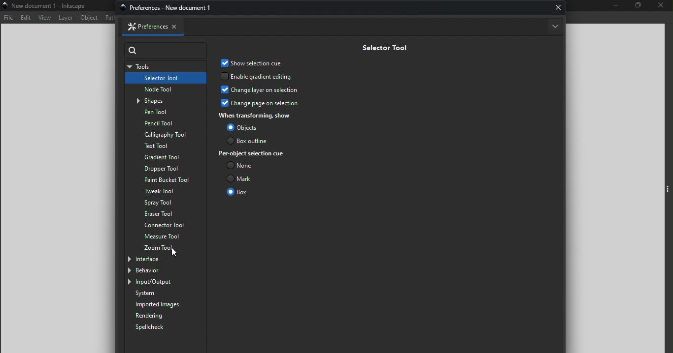  What do you see at coordinates (166, 169) in the screenshot?
I see `Dropper tool` at bounding box center [166, 169].